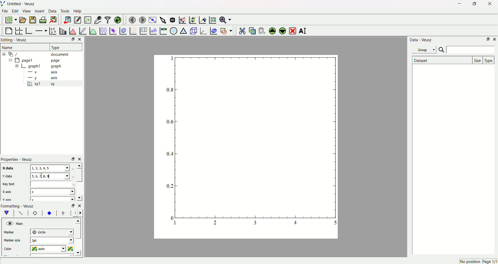  What do you see at coordinates (62, 30) in the screenshot?
I see `bar chart` at bounding box center [62, 30].